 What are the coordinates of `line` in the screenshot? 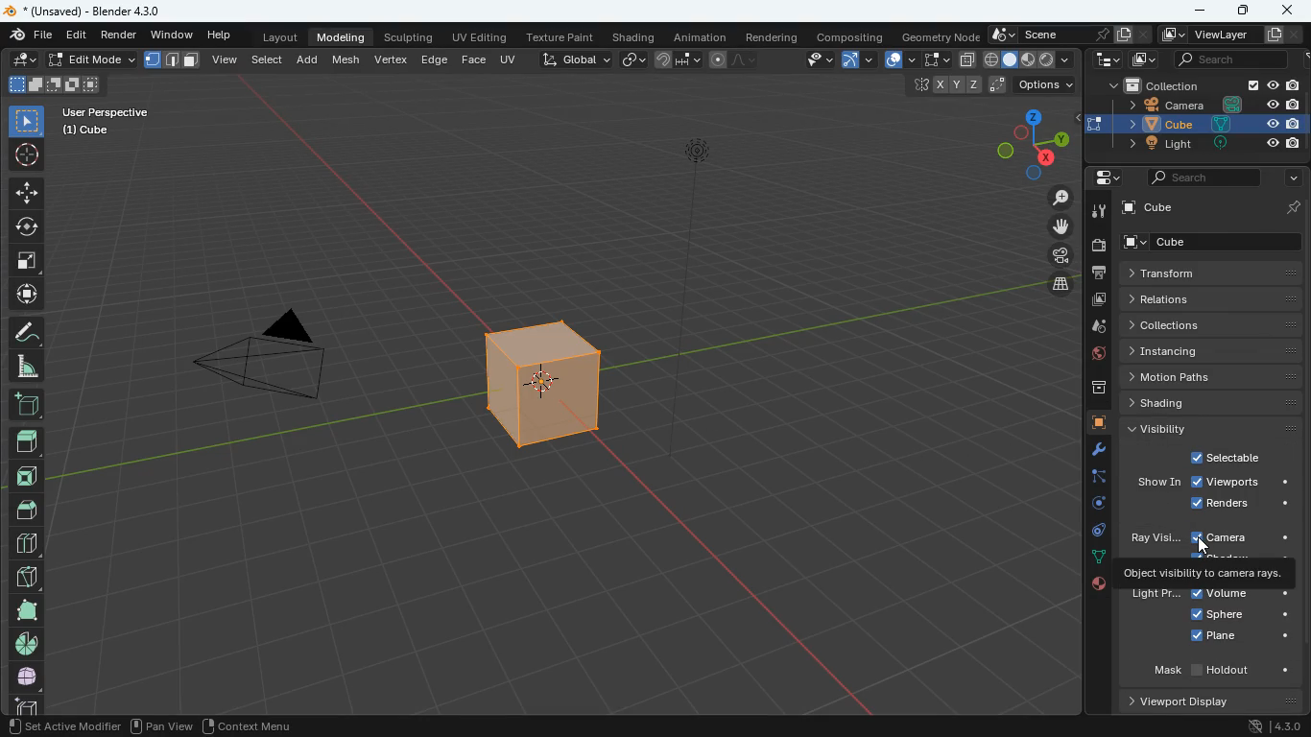 It's located at (738, 60).